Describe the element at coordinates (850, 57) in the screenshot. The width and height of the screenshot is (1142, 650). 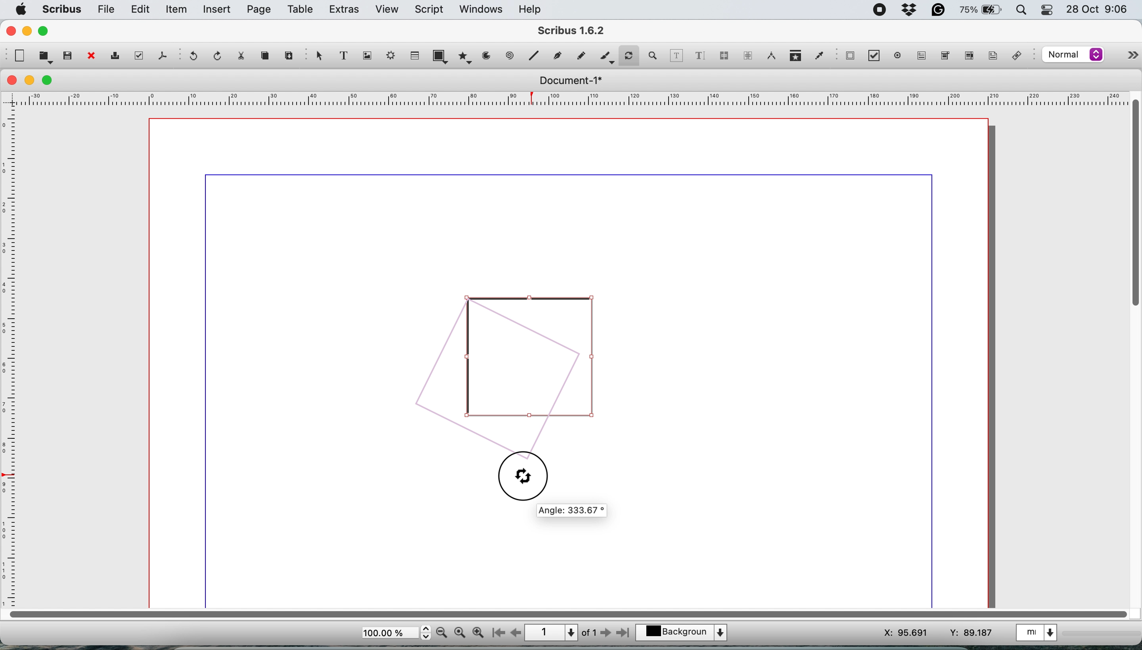
I see `pdf push button` at that location.